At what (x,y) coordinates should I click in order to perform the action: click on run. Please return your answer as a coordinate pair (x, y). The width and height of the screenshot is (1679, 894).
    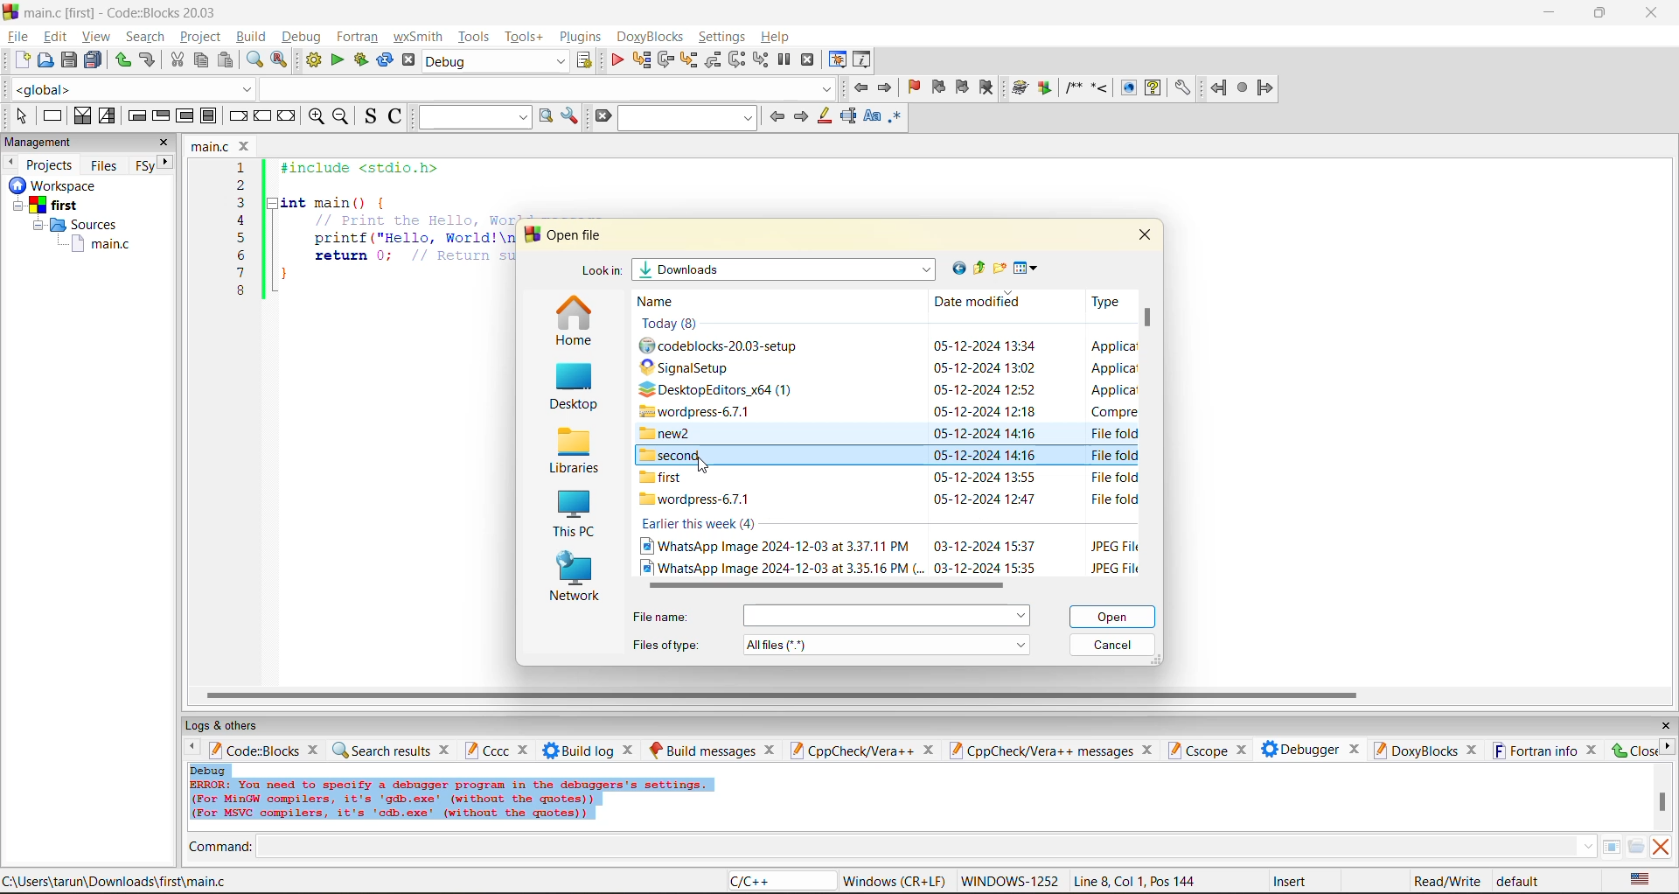
    Looking at the image, I should click on (338, 60).